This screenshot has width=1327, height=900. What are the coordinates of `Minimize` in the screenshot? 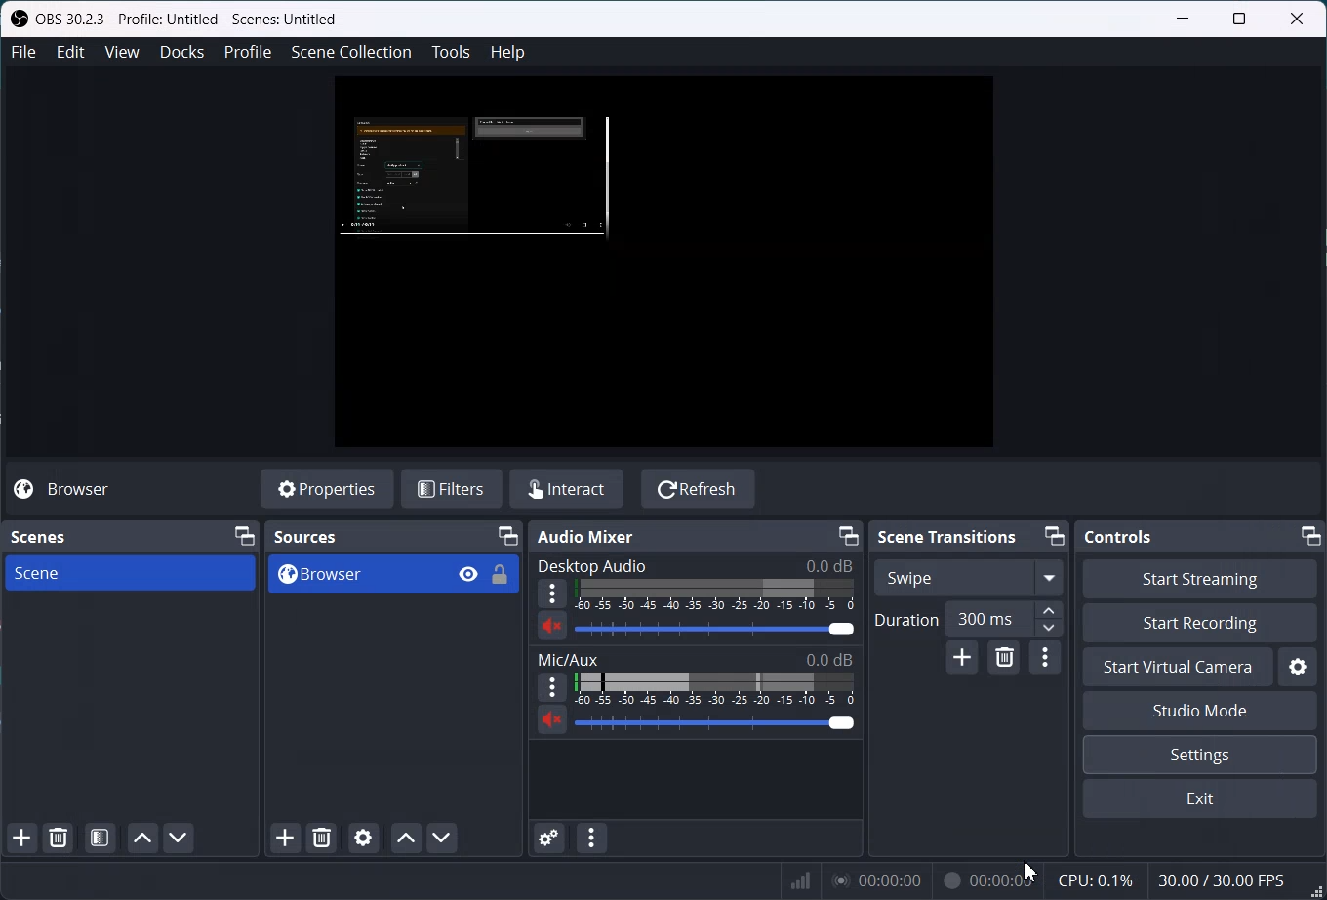 It's located at (1310, 536).